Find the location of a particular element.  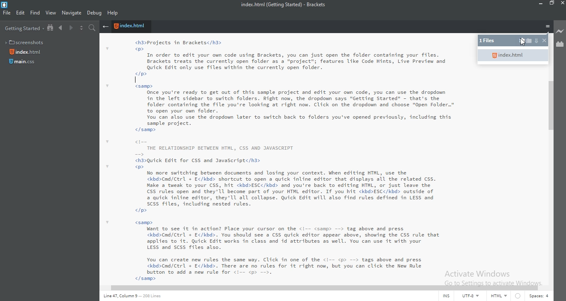

Previous document is located at coordinates (61, 28).